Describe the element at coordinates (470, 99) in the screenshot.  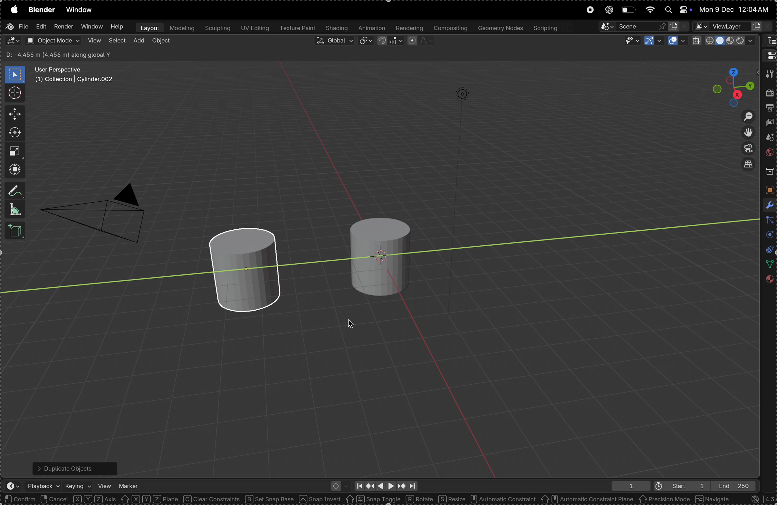
I see `lights` at that location.